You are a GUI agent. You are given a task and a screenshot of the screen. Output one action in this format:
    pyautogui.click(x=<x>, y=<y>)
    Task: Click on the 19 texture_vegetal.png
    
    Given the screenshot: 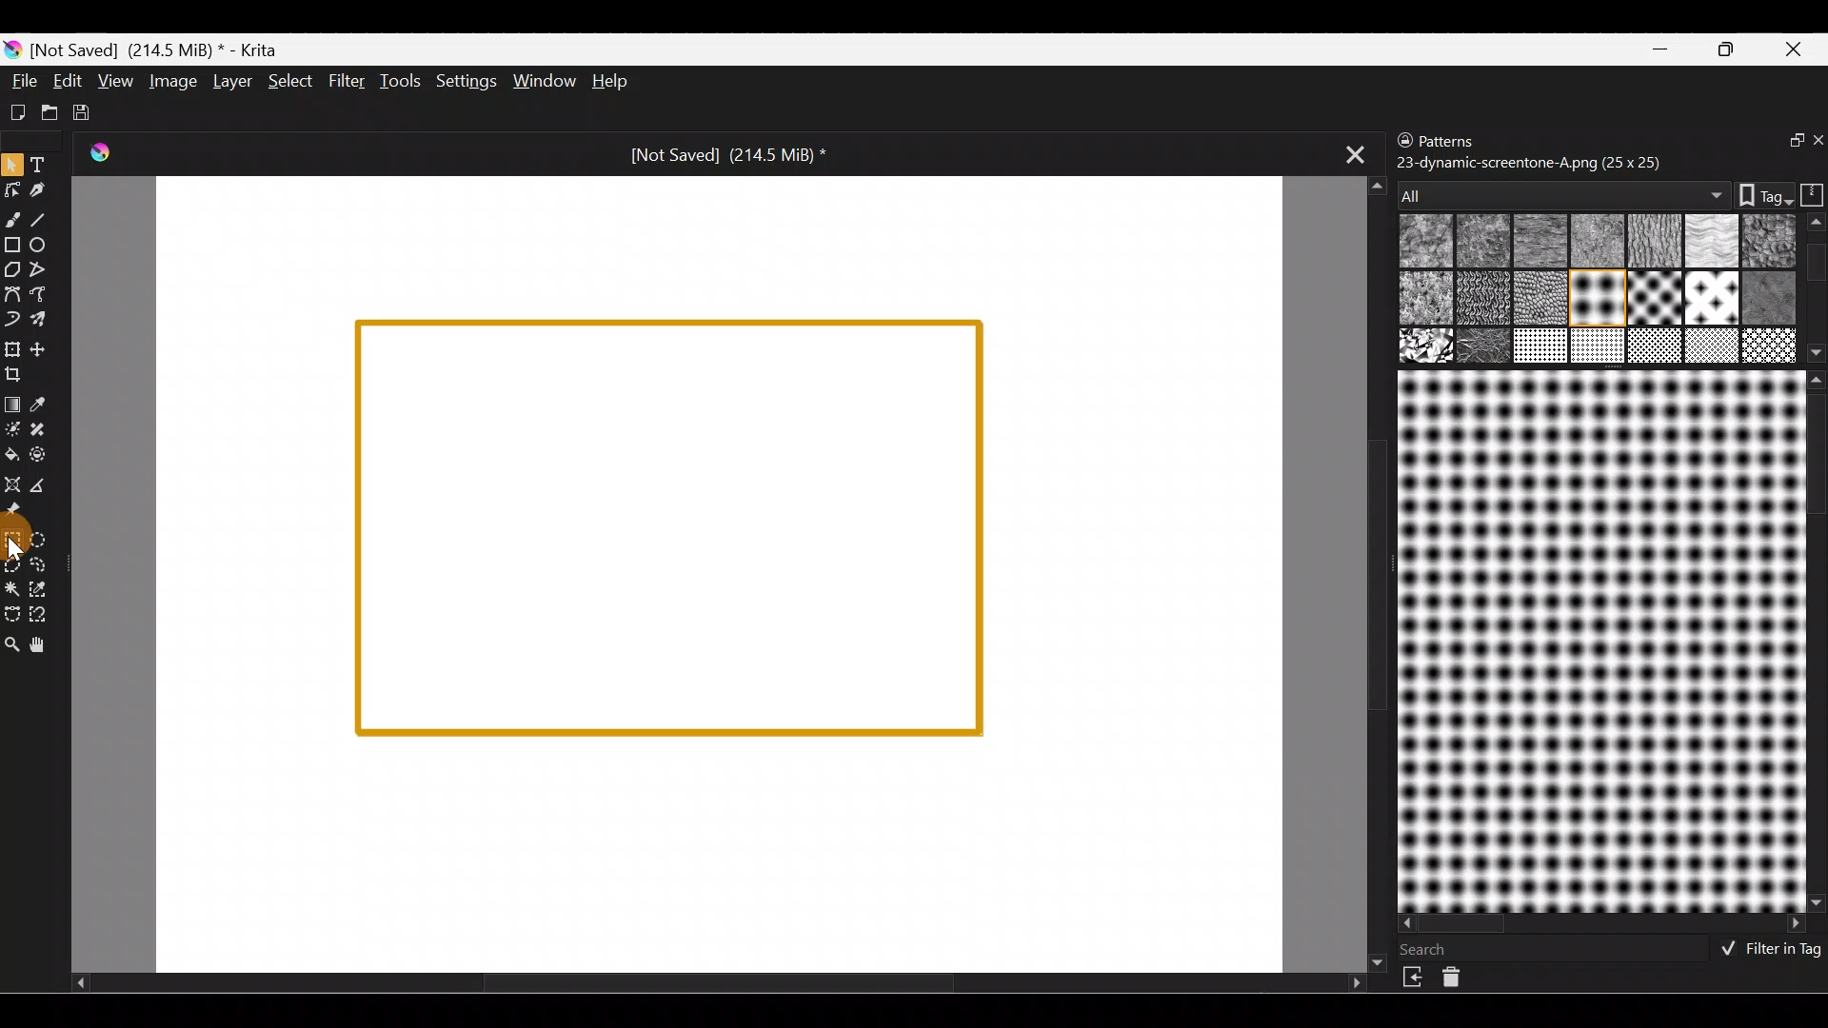 What is the action you would take?
    pyautogui.click(x=1772, y=342)
    